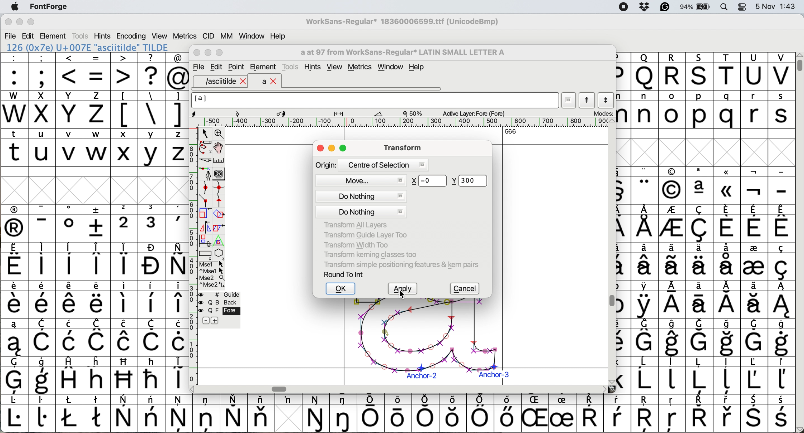 This screenshot has height=433, width=804. I want to click on symbol, so click(700, 338).